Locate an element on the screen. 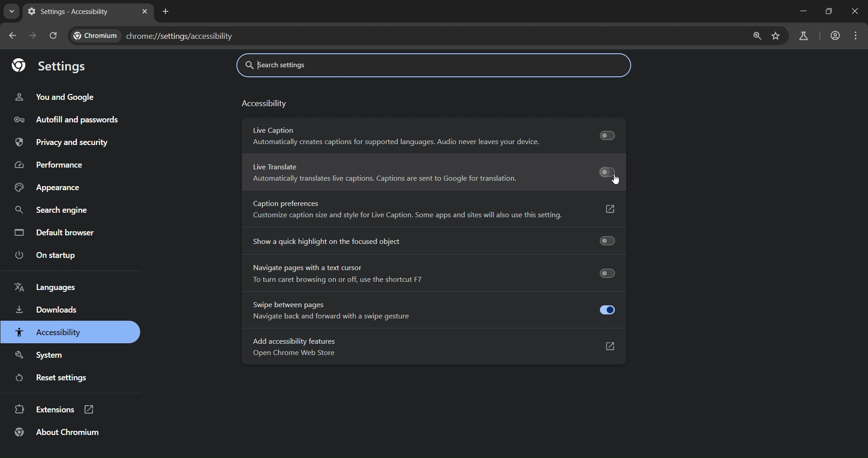 Image resolution: width=868 pixels, height=458 pixels. search tabs is located at coordinates (10, 13).